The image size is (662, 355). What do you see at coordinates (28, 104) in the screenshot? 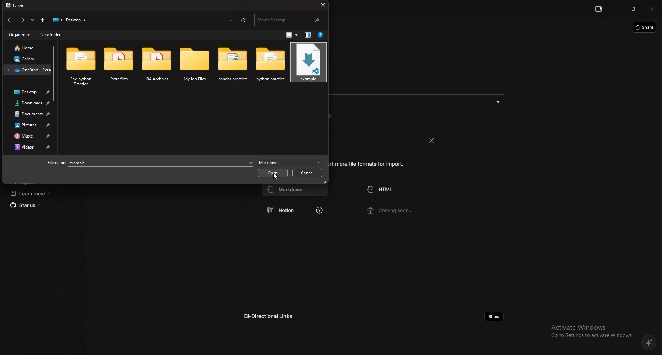
I see `downloads` at bounding box center [28, 104].